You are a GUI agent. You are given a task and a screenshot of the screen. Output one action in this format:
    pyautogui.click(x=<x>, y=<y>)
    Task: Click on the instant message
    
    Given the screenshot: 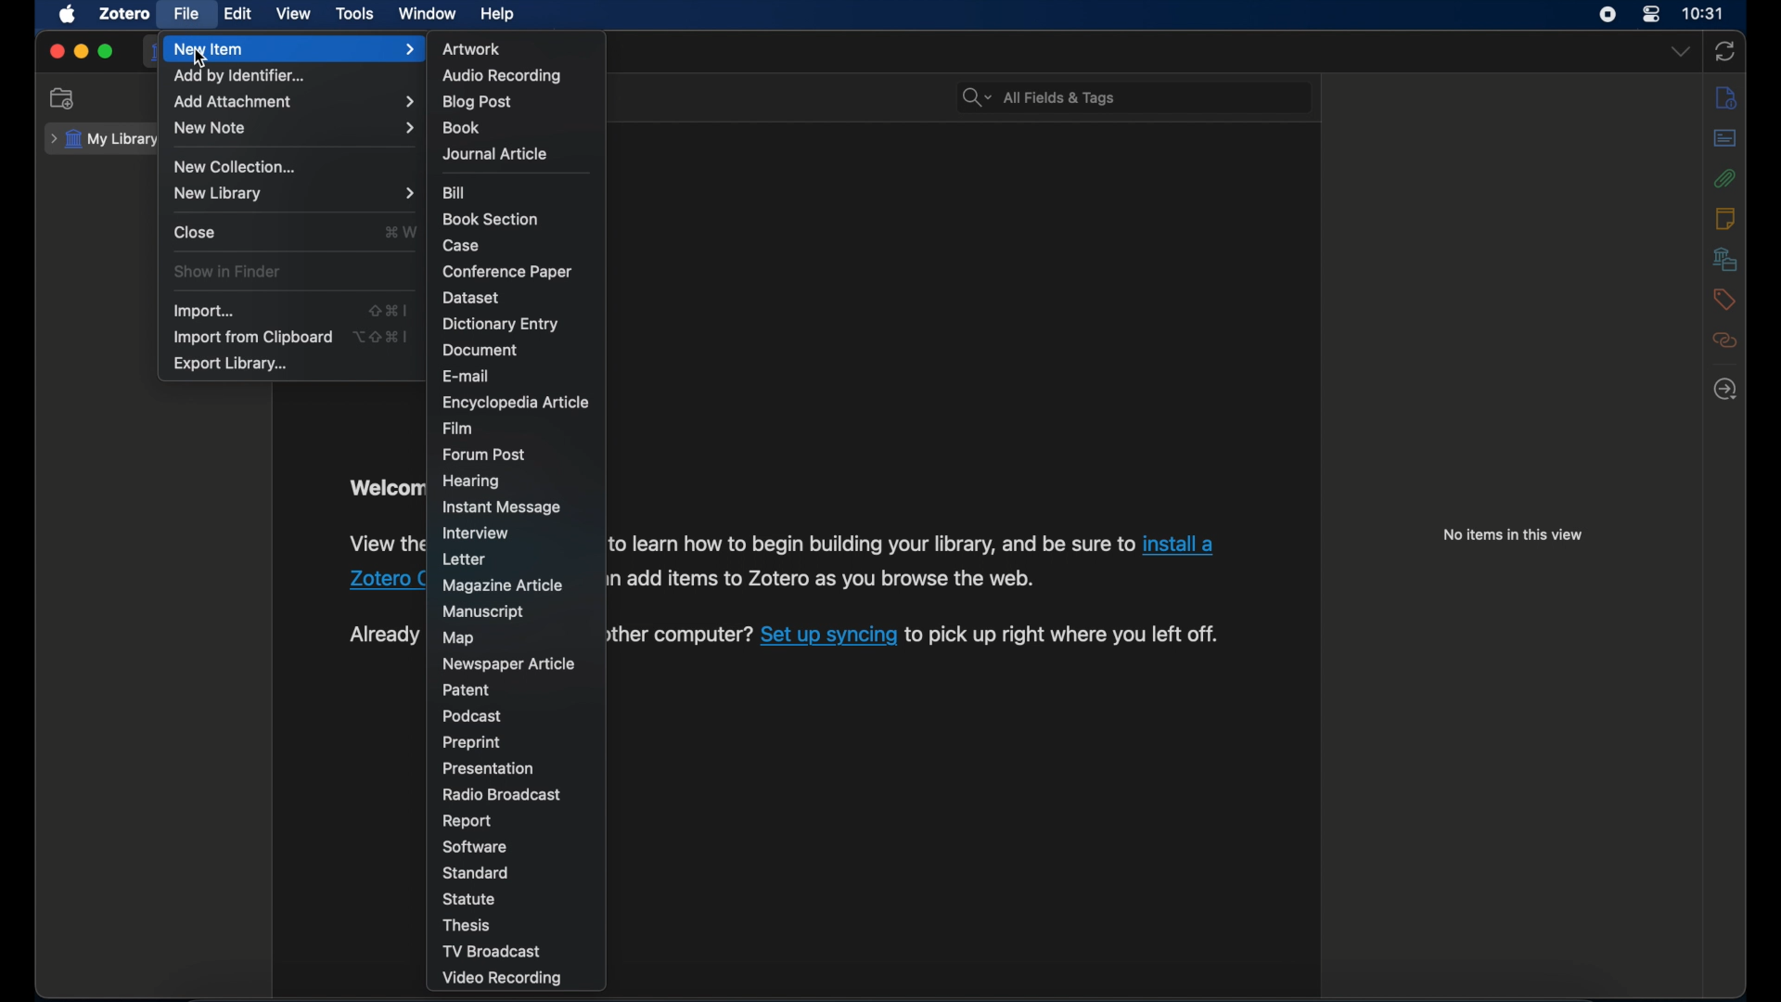 What is the action you would take?
    pyautogui.click(x=500, y=507)
    